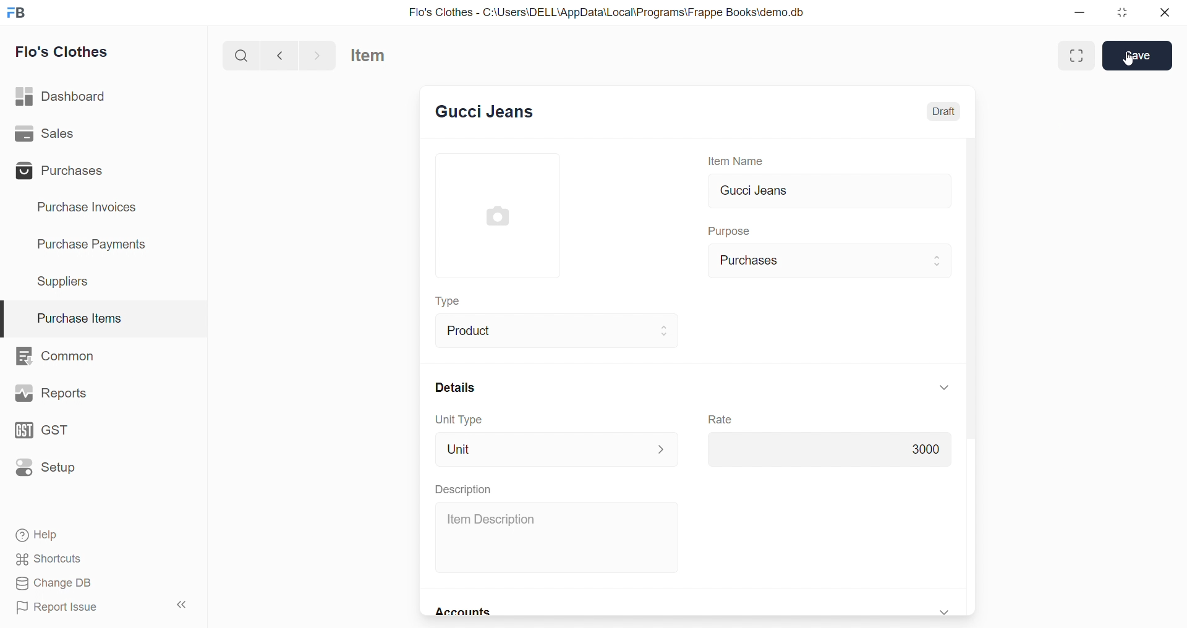 This screenshot has height=628, width=1187. Describe the element at coordinates (240, 54) in the screenshot. I see `search` at that location.